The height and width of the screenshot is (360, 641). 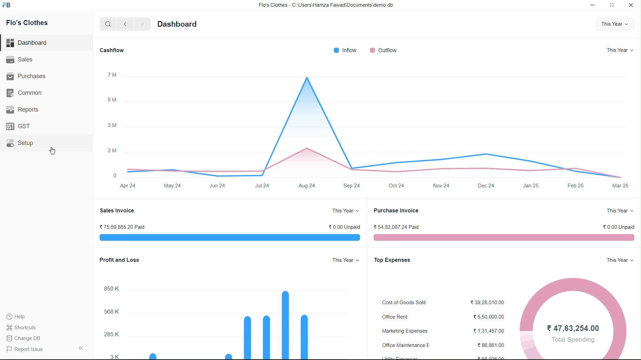 I want to click on Dashboard, so click(x=178, y=24).